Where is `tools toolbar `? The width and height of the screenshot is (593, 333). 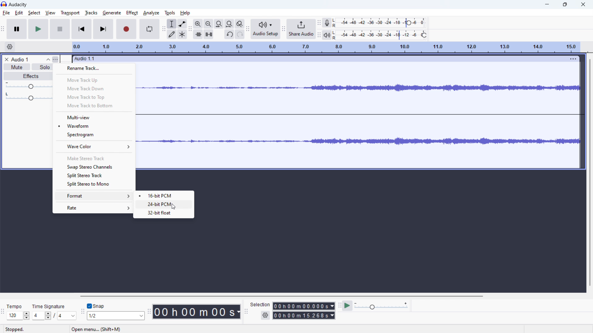
tools toolbar  is located at coordinates (163, 29).